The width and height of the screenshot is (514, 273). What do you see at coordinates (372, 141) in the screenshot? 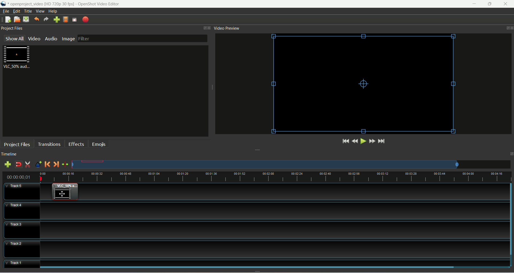
I see `fast forward` at bounding box center [372, 141].